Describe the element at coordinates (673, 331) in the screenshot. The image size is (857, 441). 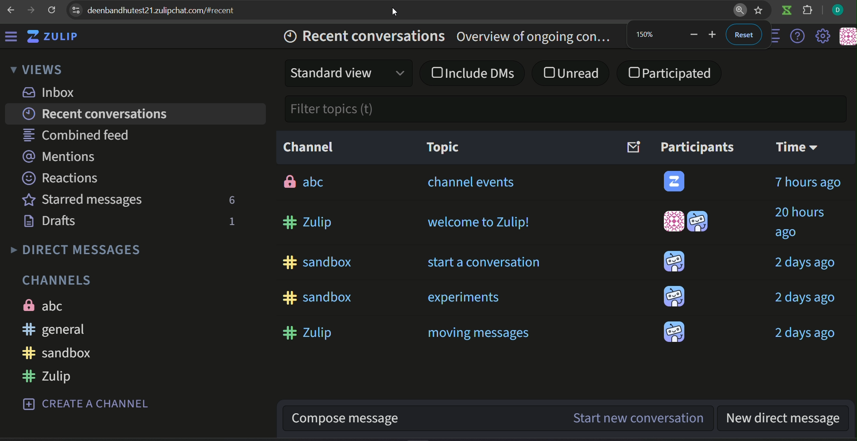
I see `icon` at that location.